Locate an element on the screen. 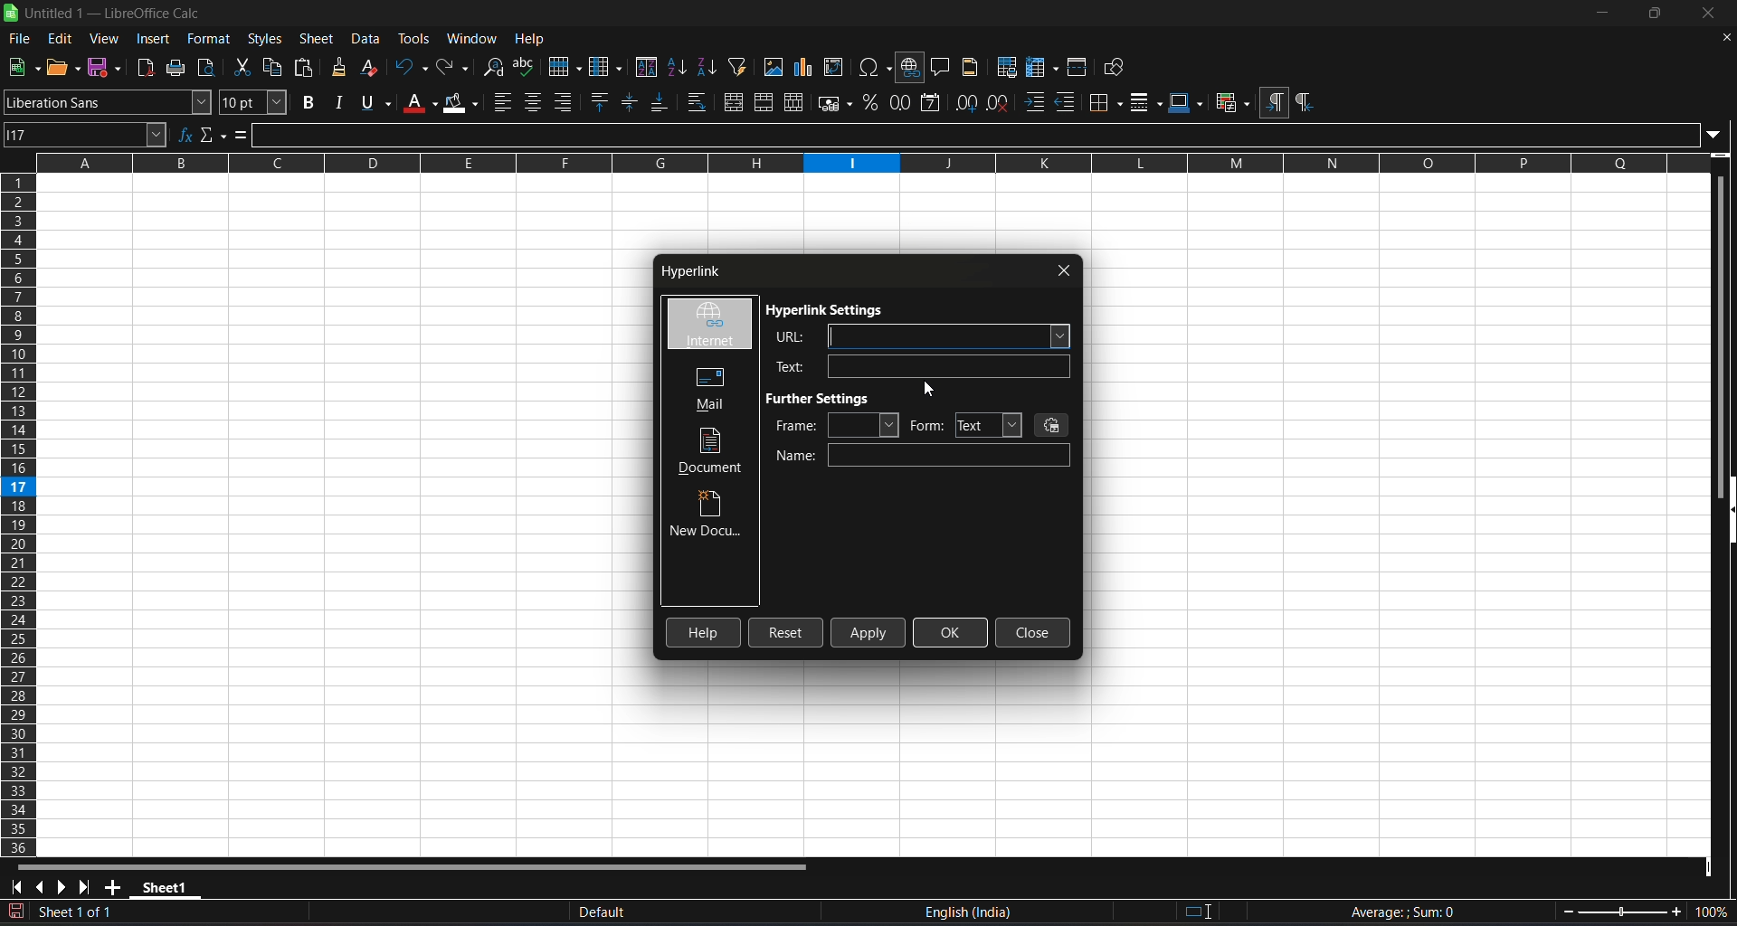  scroll to next sheet  is located at coordinates (61, 888).